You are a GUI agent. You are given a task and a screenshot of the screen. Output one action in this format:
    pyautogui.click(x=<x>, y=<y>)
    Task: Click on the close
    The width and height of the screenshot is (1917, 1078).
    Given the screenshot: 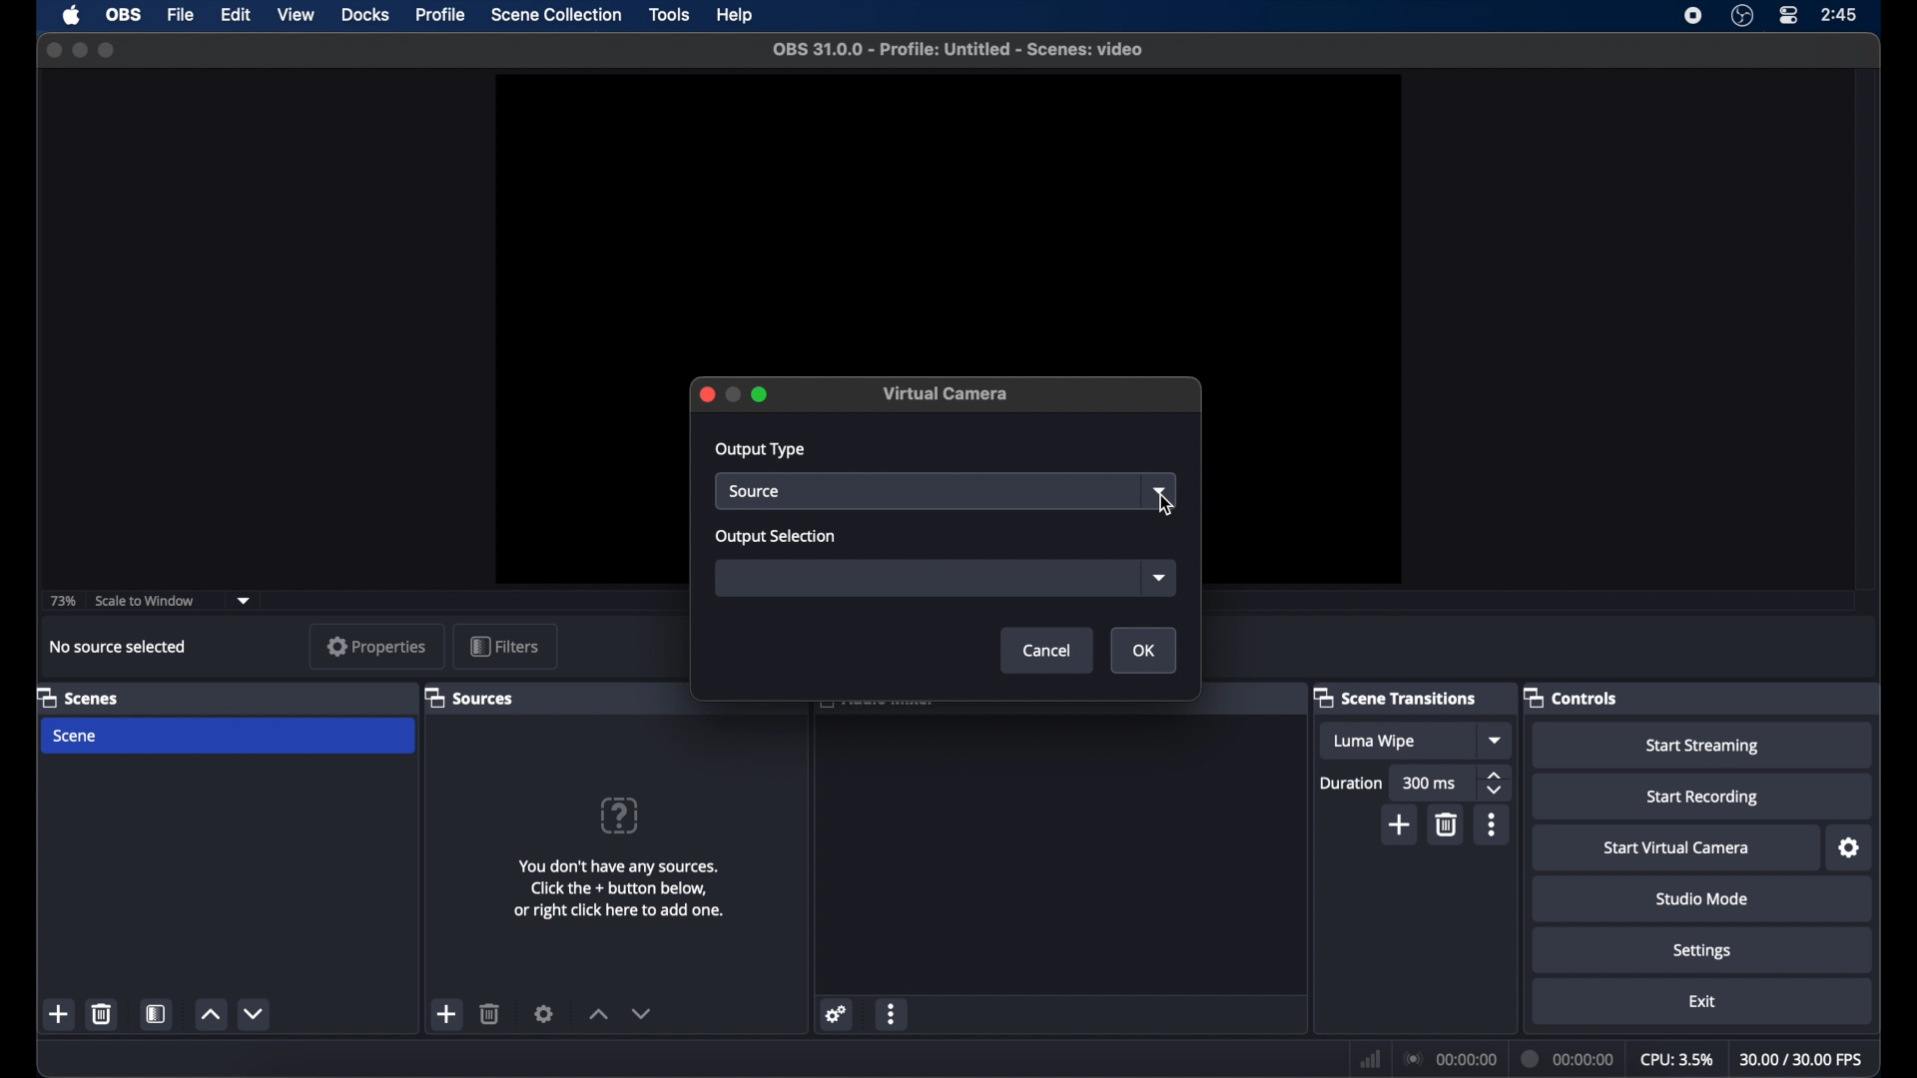 What is the action you would take?
    pyautogui.click(x=53, y=50)
    